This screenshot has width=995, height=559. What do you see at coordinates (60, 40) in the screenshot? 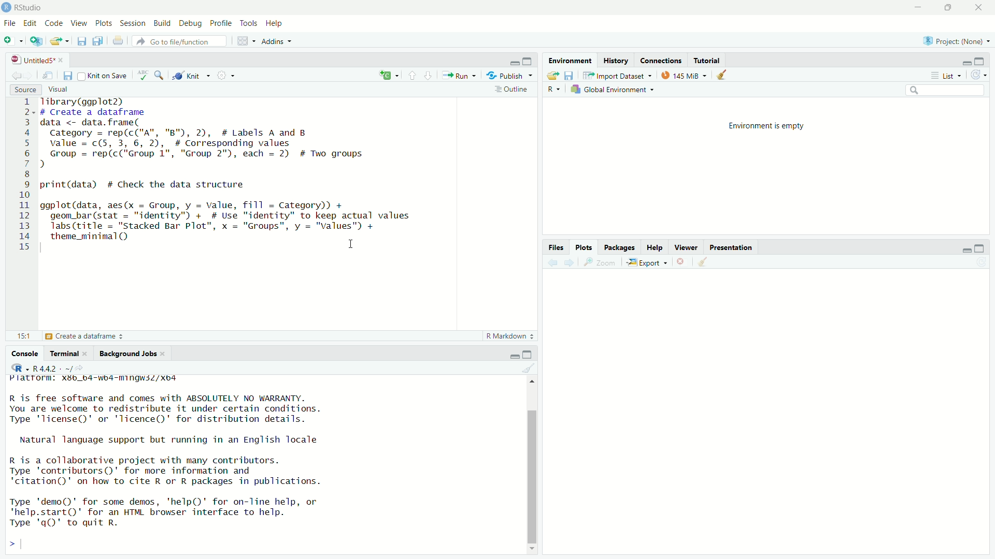
I see `Open an existing file (Ctrl + O)` at bounding box center [60, 40].